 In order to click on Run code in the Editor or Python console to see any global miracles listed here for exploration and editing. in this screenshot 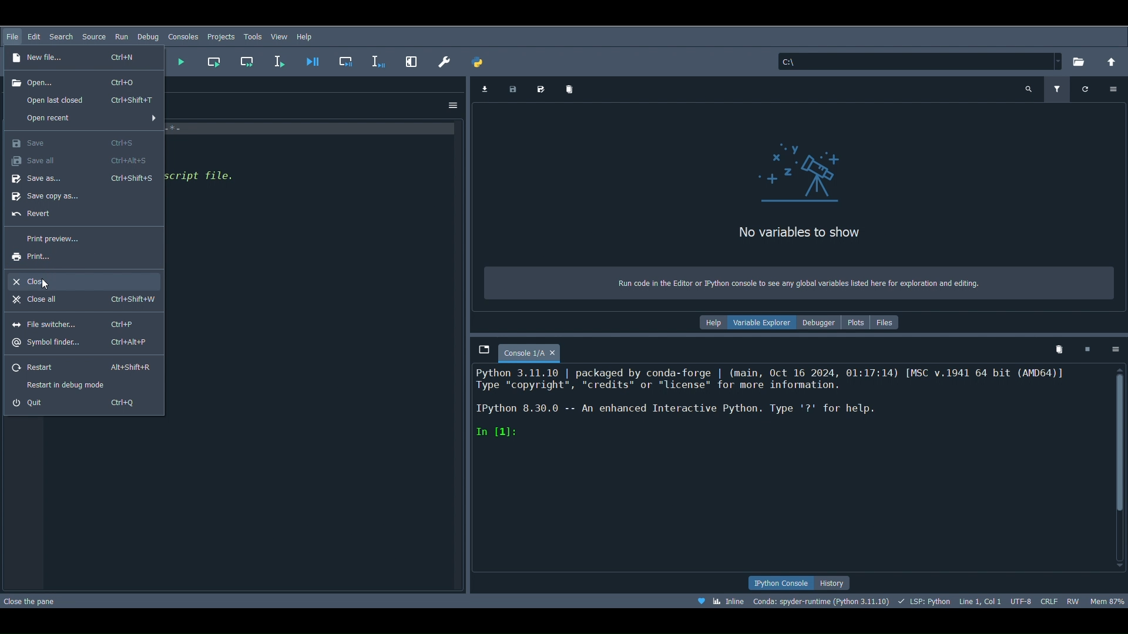, I will do `click(797, 282)`.